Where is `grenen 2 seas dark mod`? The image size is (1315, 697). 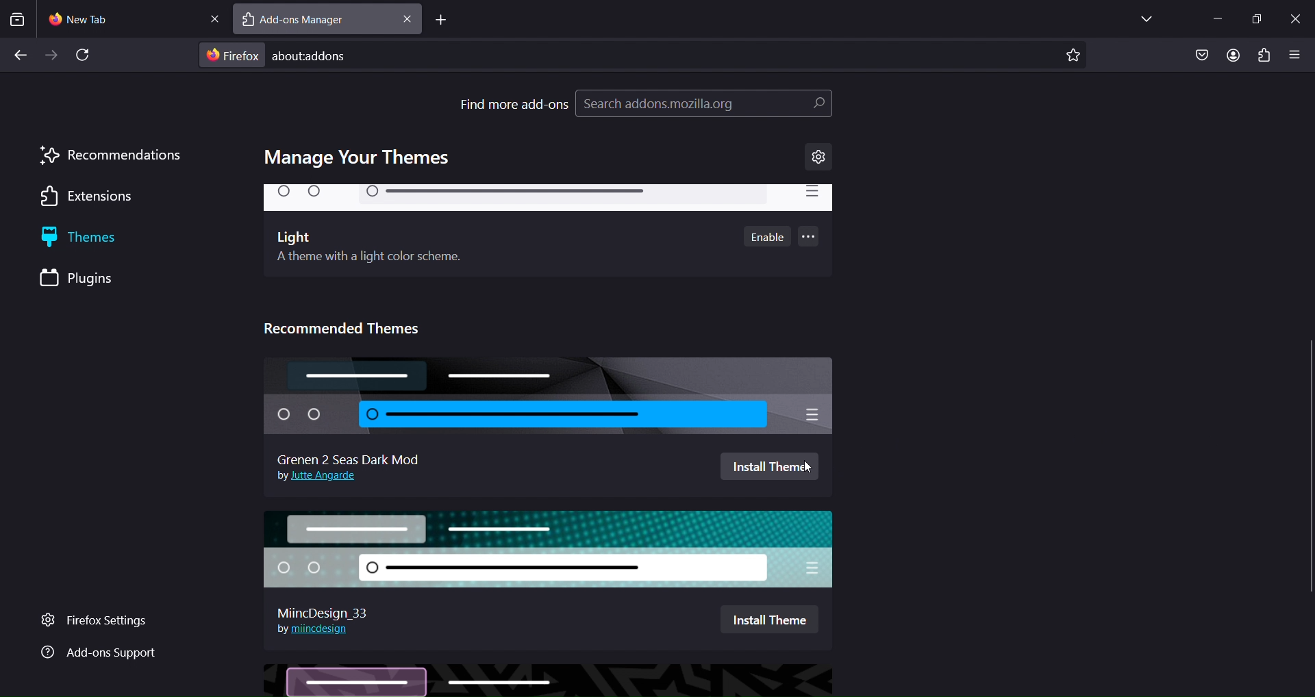 grenen 2 seas dark mod is located at coordinates (547, 397).